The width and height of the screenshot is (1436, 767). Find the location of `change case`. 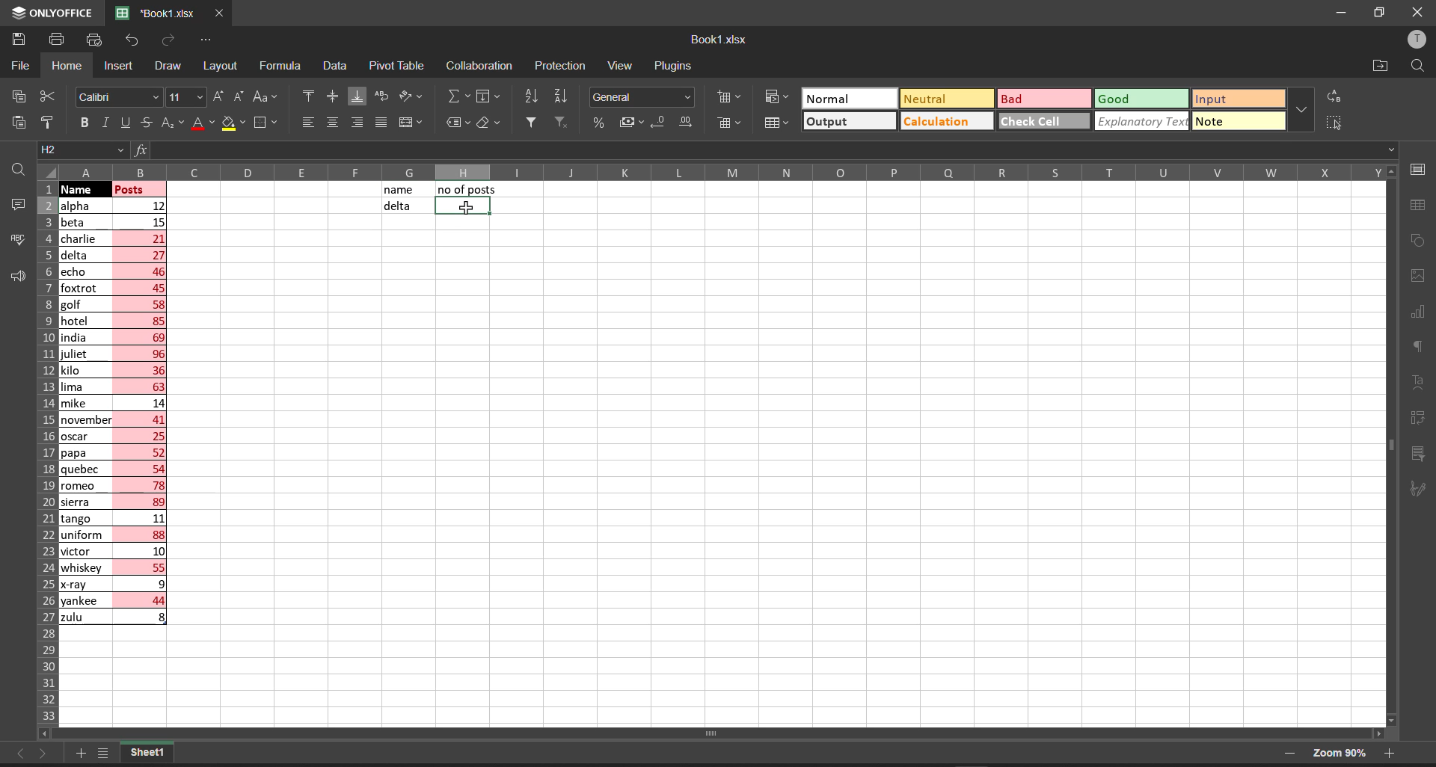

change case is located at coordinates (267, 96).